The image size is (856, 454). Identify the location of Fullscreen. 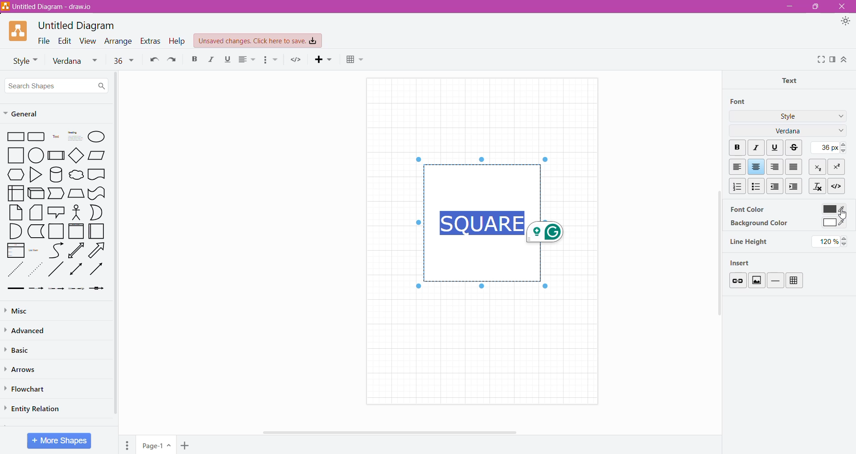
(820, 60).